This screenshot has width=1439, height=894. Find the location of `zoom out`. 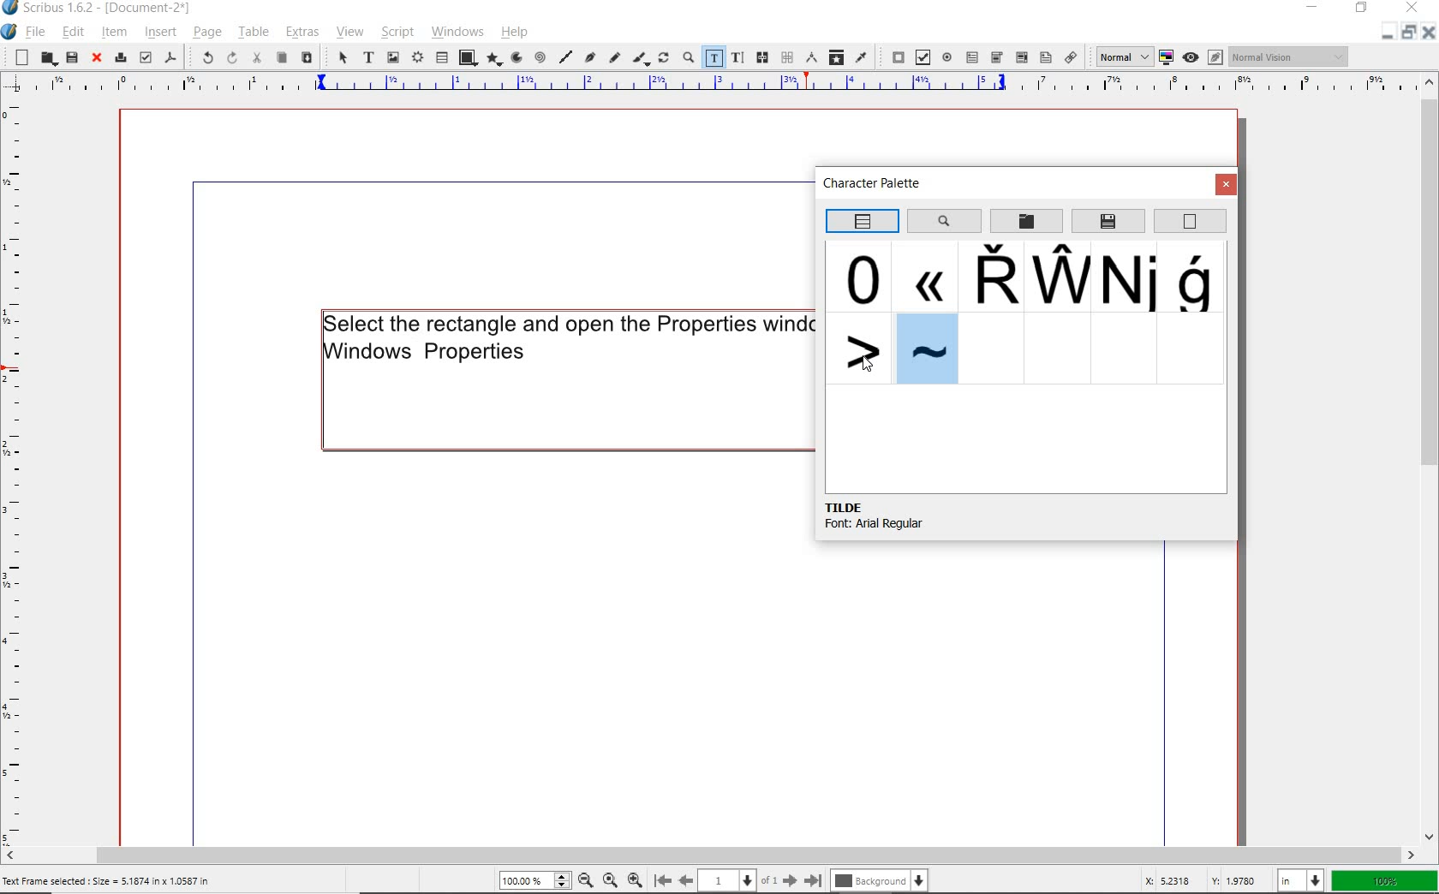

zoom out is located at coordinates (585, 879).